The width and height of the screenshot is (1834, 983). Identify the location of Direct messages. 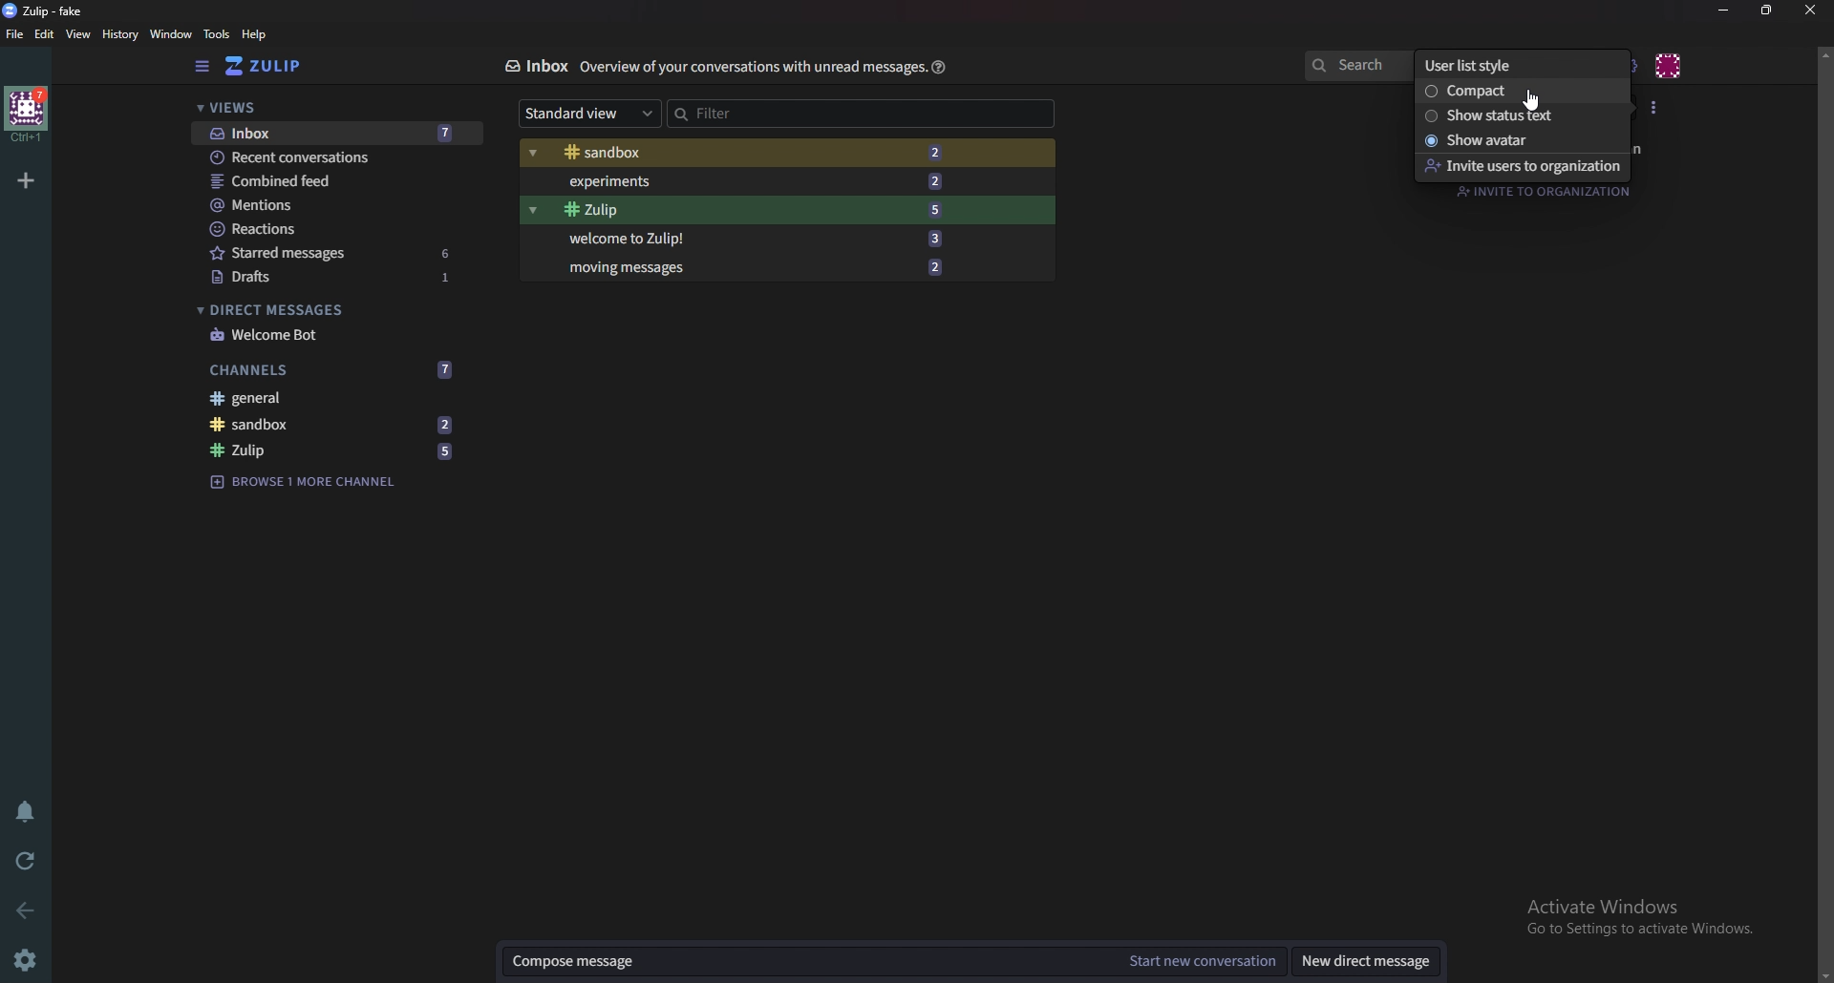
(331, 308).